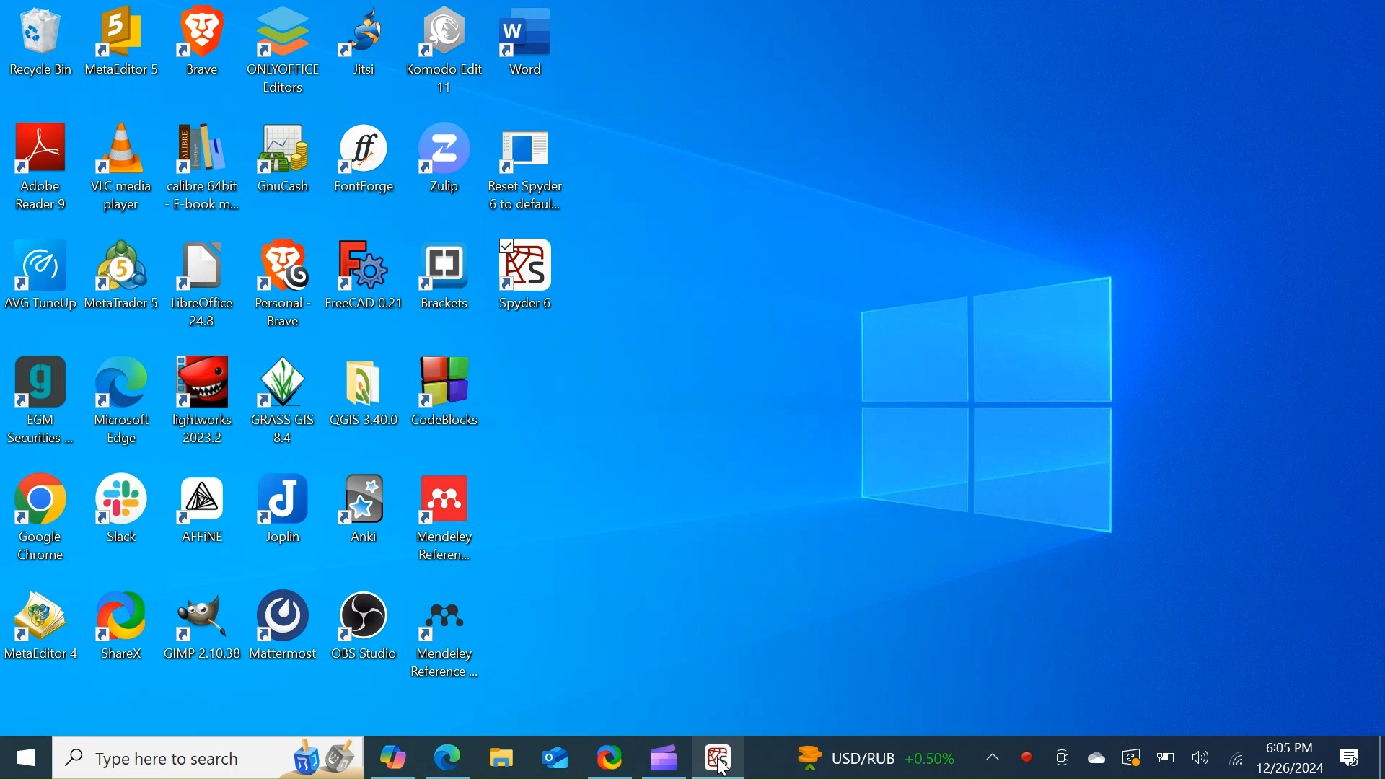 The width and height of the screenshot is (1385, 779). Describe the element at coordinates (203, 52) in the screenshot. I see `Brave Desktop Icon` at that location.